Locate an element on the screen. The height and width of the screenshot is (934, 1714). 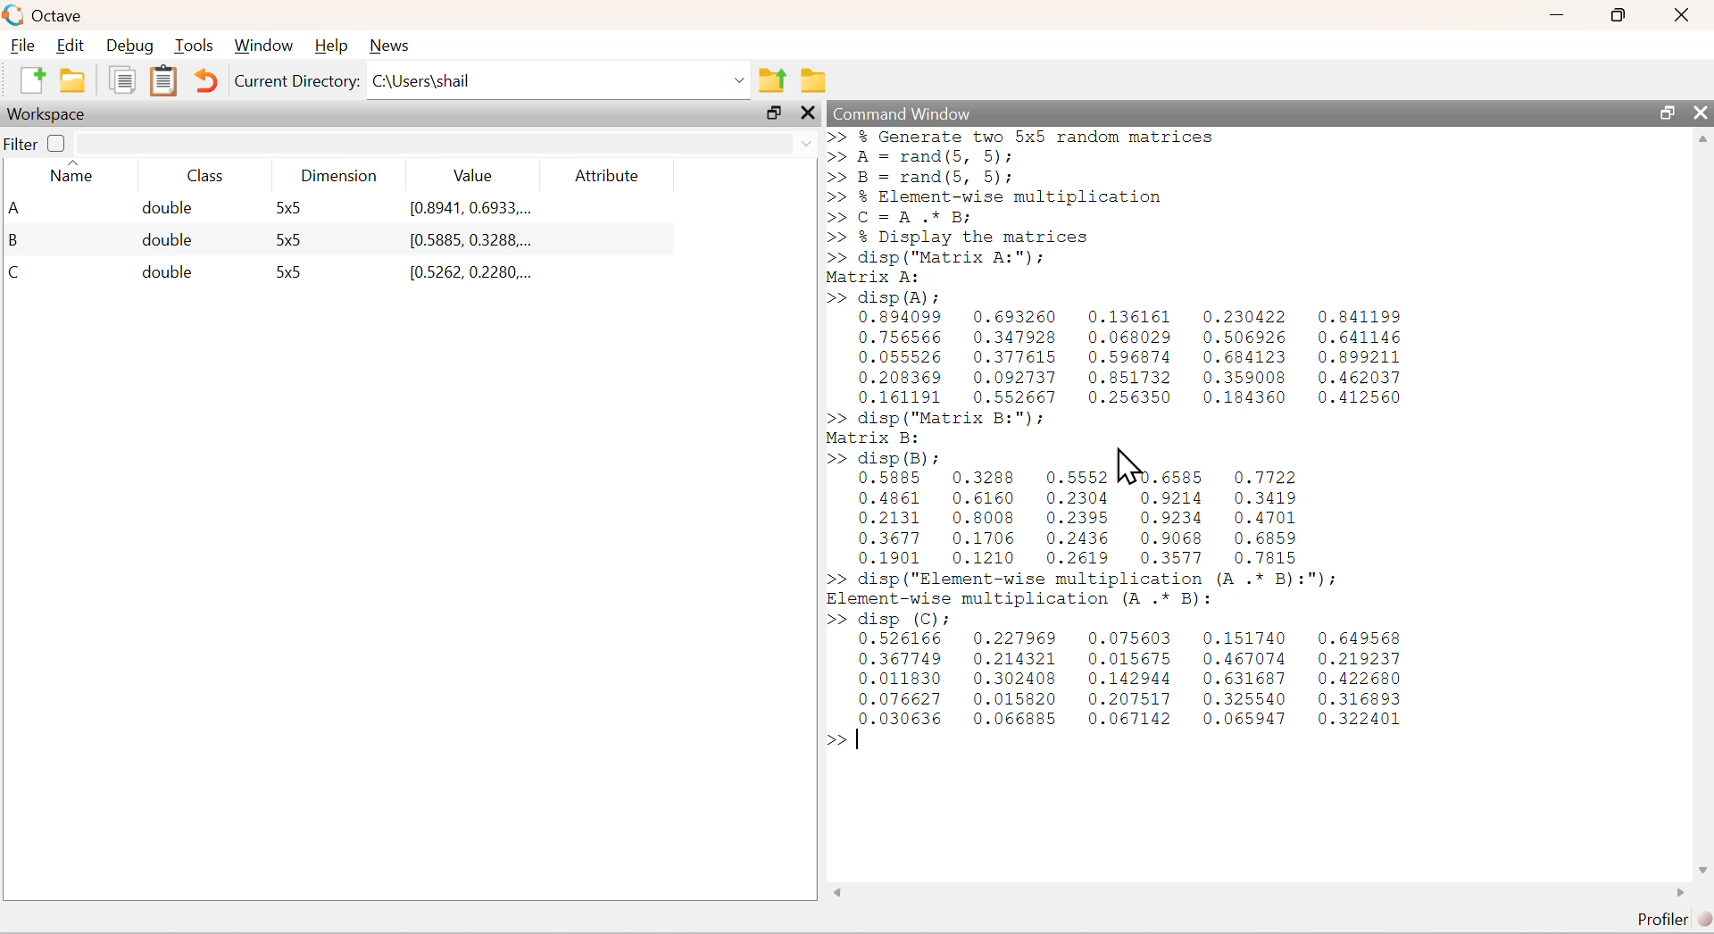
Filter is located at coordinates (41, 143).